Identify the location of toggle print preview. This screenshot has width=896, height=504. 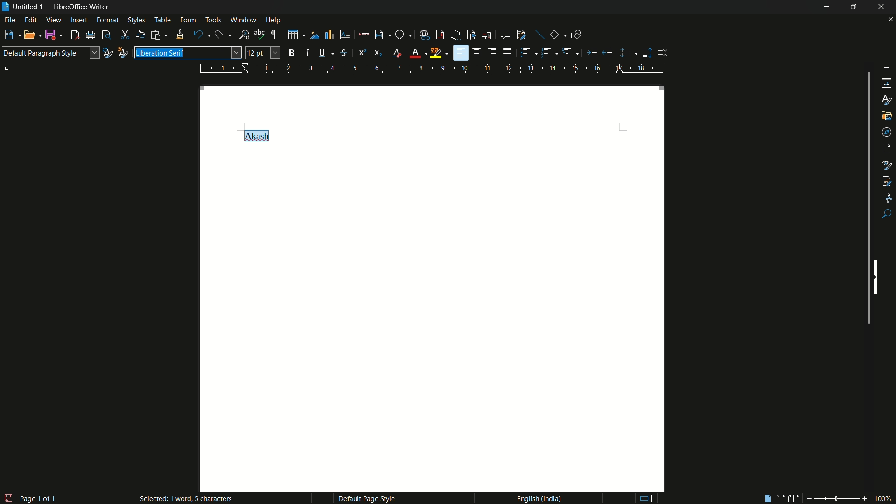
(106, 35).